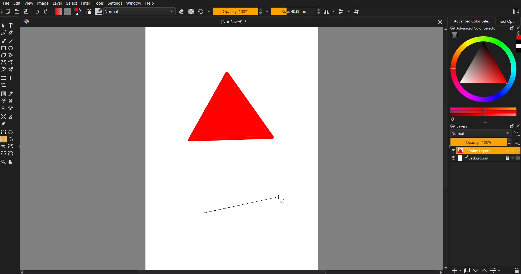  Describe the element at coordinates (510, 21) in the screenshot. I see `Tool Options` at that location.